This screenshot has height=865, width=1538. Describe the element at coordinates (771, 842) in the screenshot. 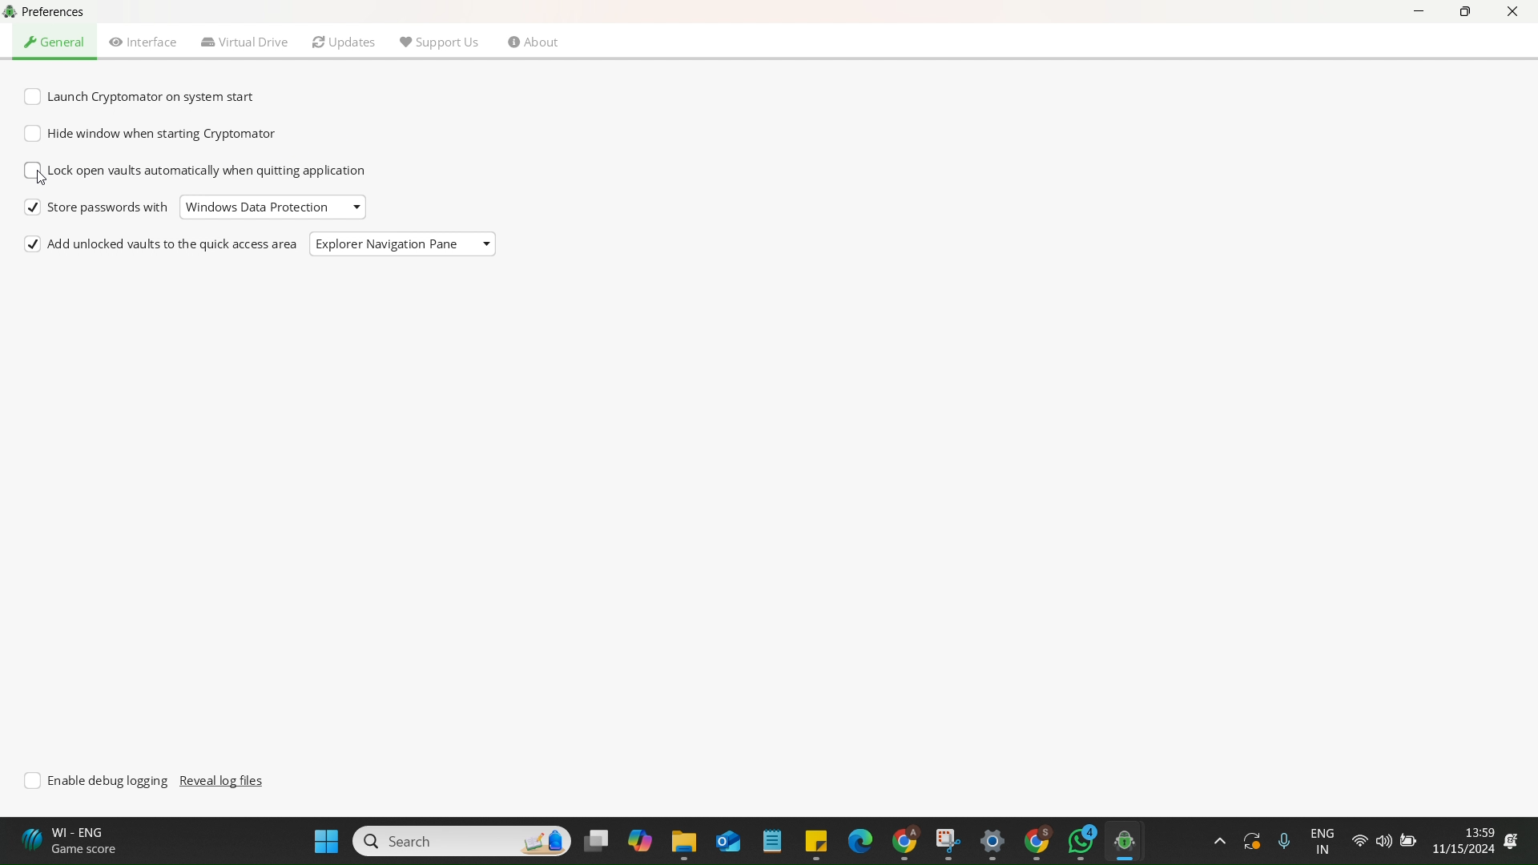

I see `Notepad` at that location.